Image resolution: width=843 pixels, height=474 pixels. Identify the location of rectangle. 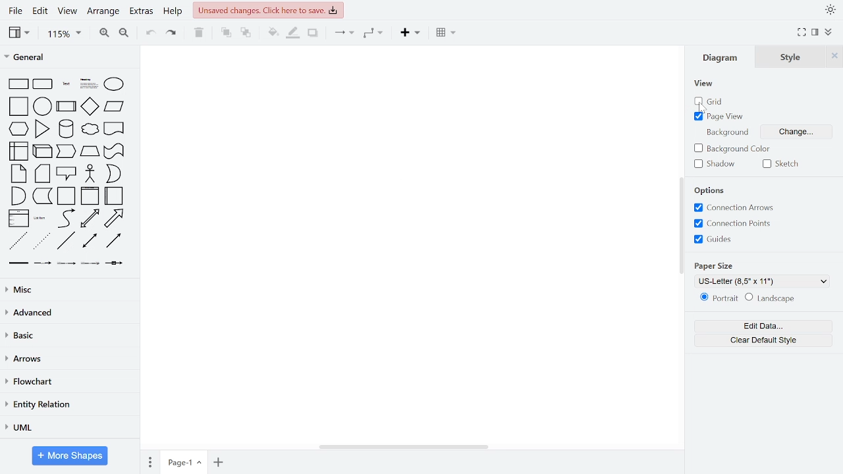
(19, 84).